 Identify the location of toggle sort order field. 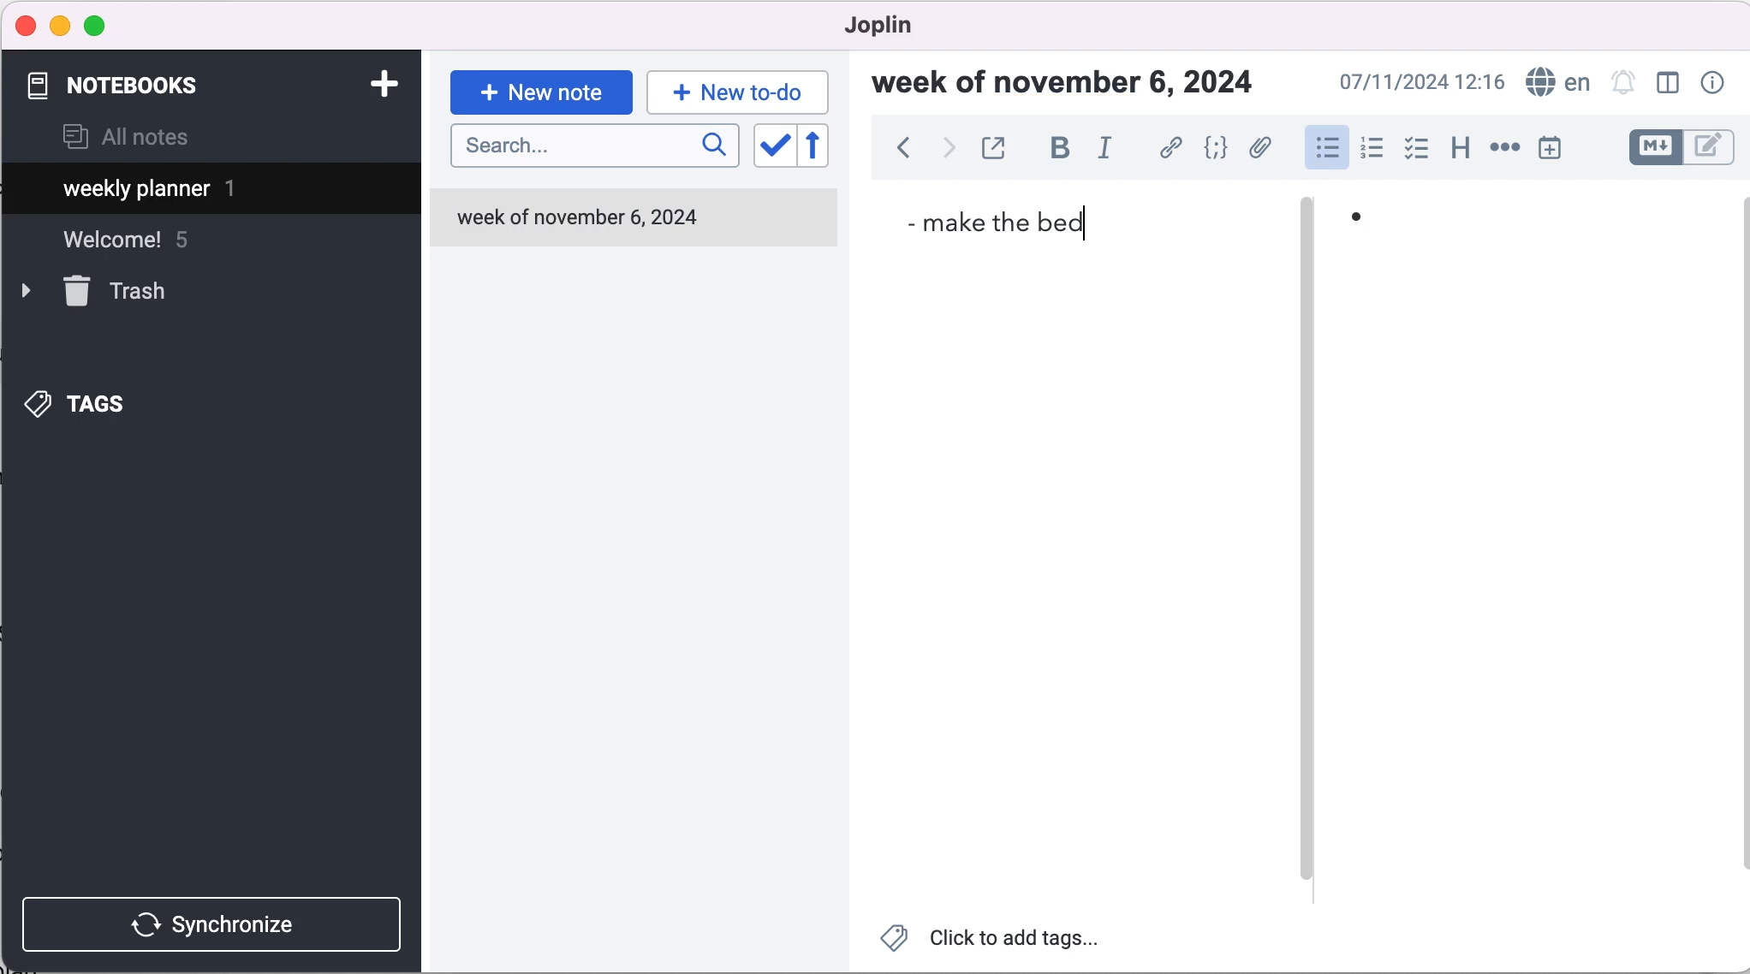
(772, 151).